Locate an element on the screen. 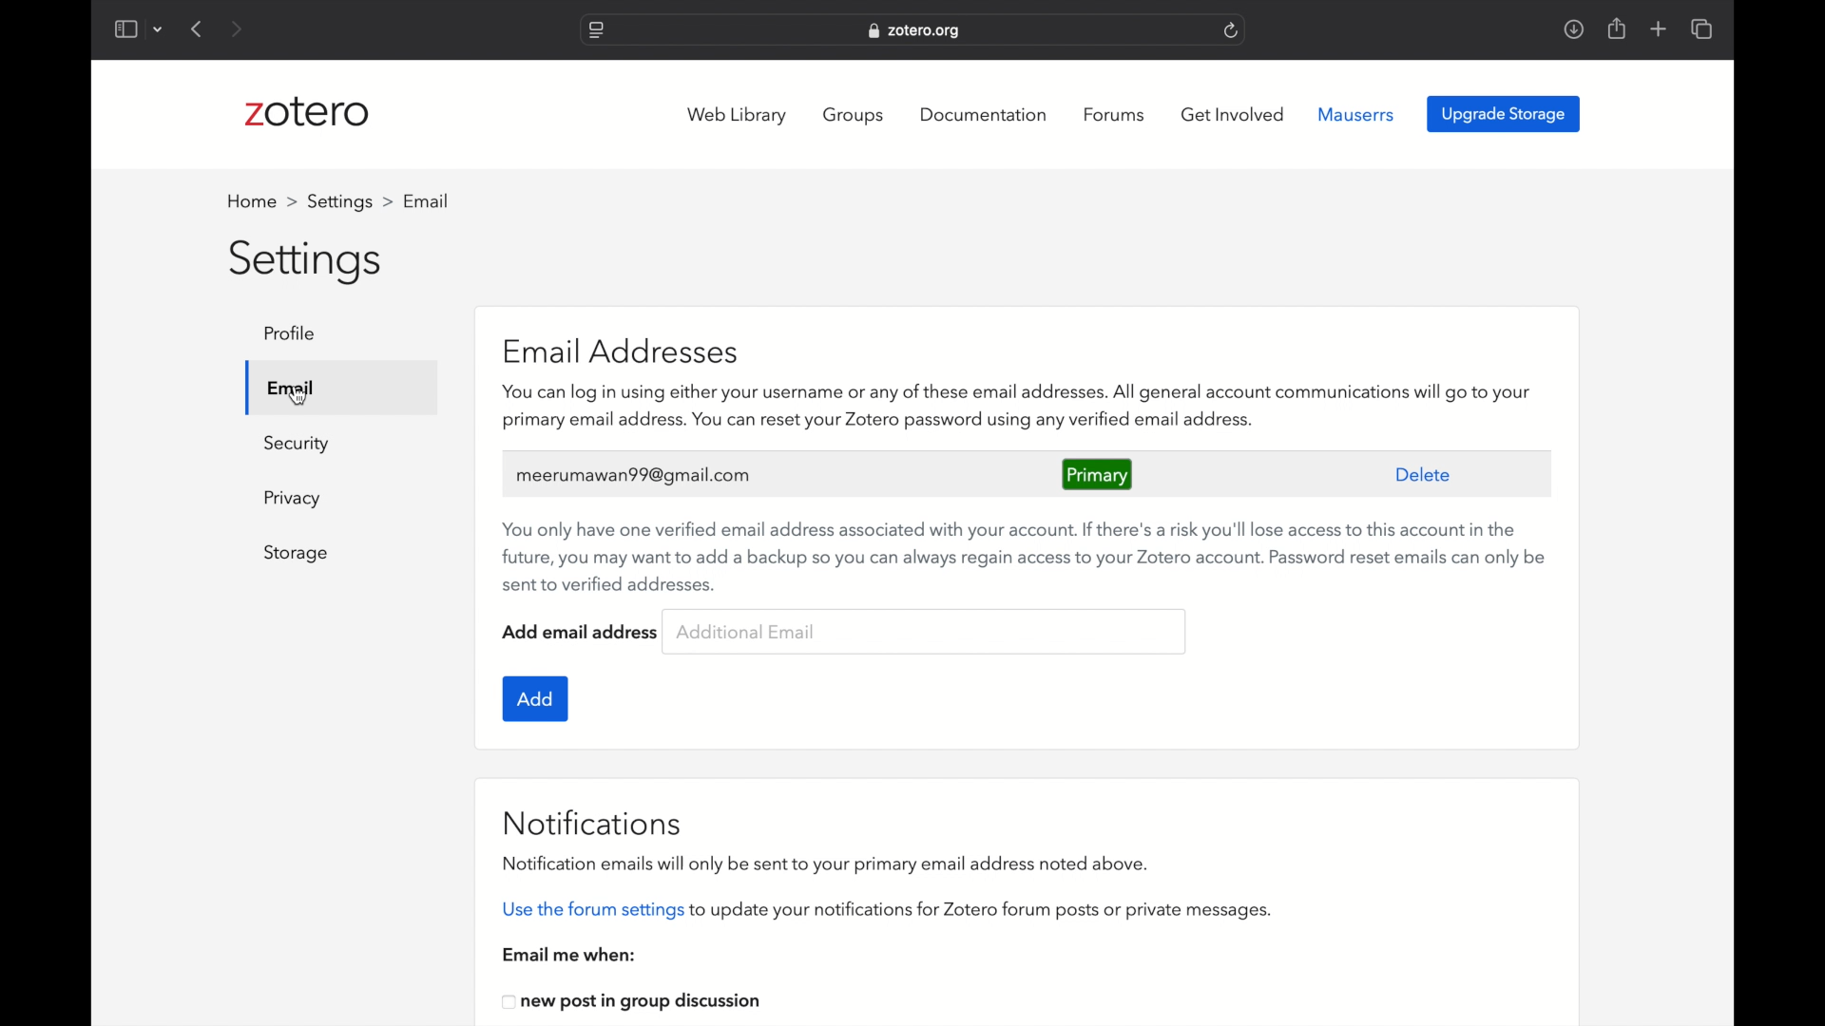 This screenshot has height=1026, width=1825. new post in group discussion is located at coordinates (634, 1003).